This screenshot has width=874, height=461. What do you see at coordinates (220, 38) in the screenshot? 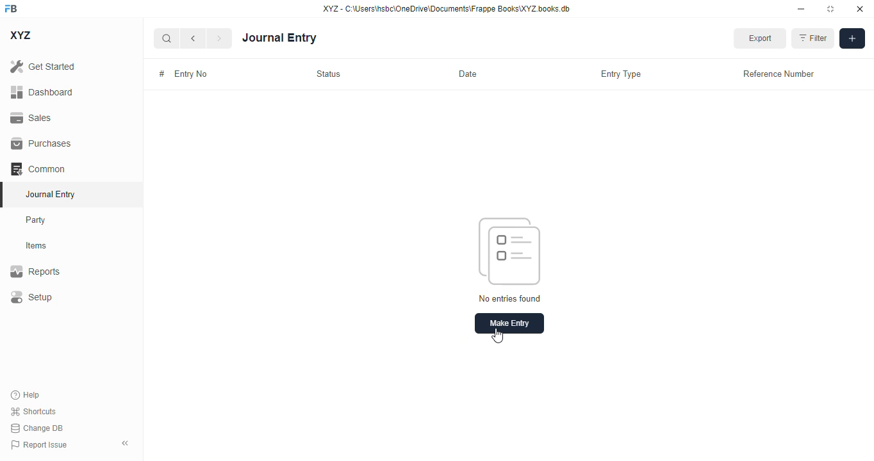
I see `next` at bounding box center [220, 38].